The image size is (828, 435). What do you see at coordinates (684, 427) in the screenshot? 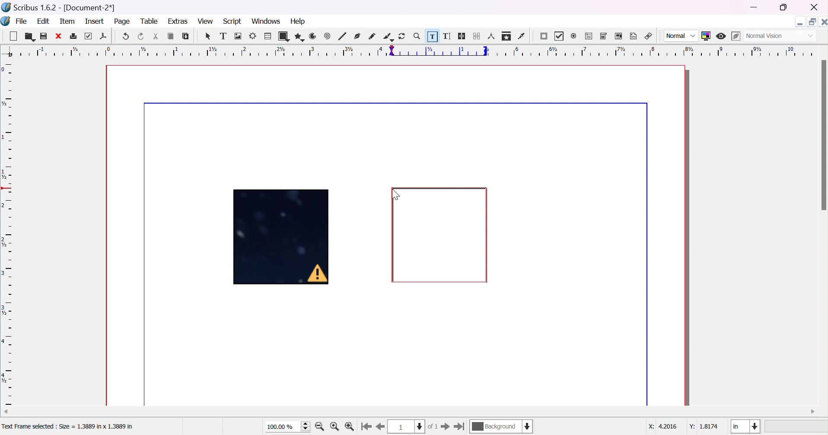
I see `X: 42016  Y: 1.8174` at bounding box center [684, 427].